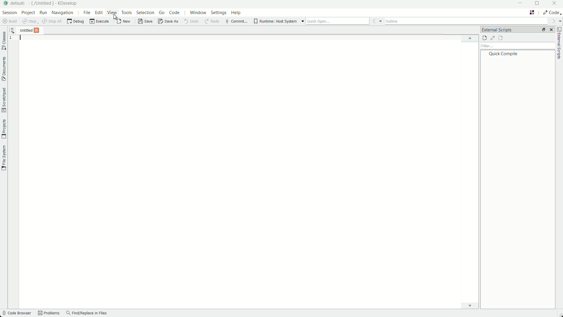  What do you see at coordinates (175, 14) in the screenshot?
I see `code` at bounding box center [175, 14].